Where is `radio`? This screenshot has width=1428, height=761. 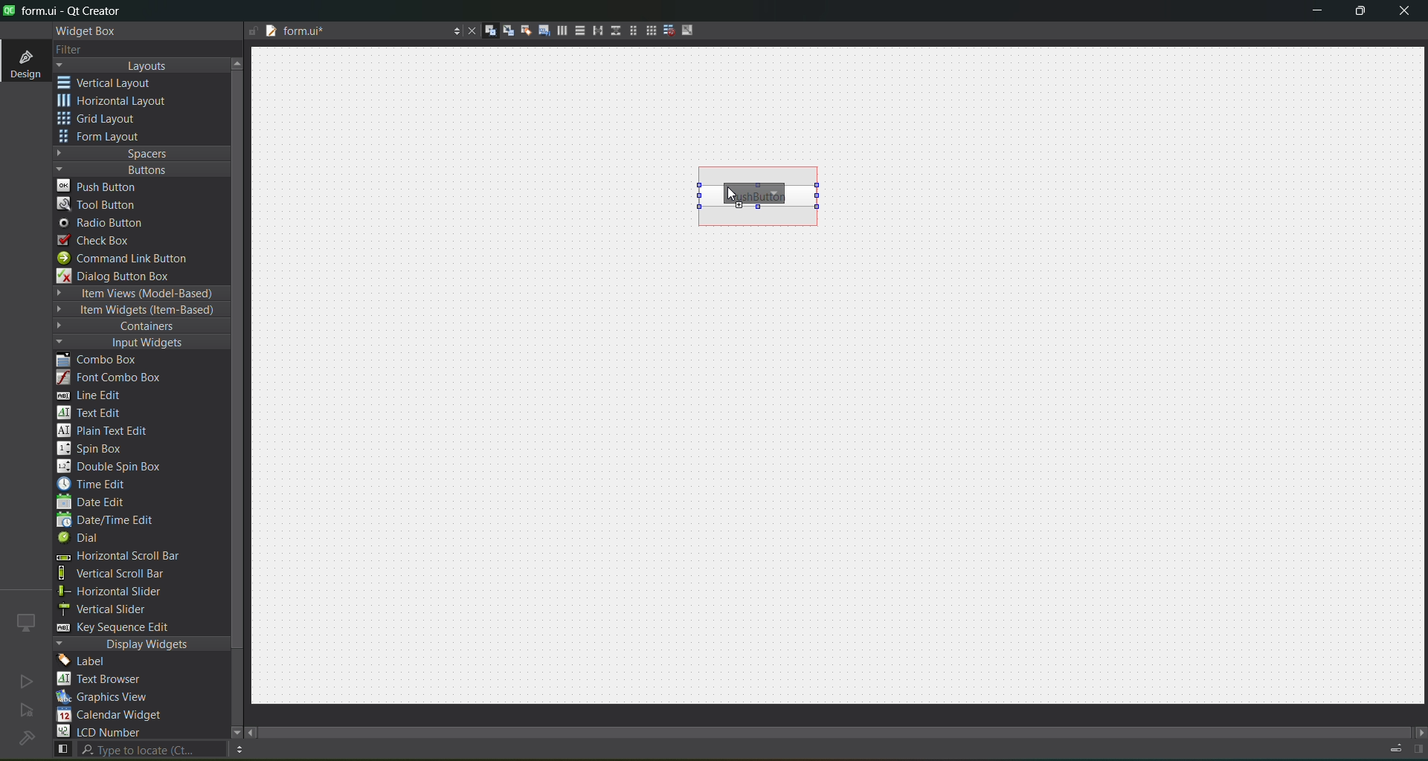
radio is located at coordinates (106, 224).